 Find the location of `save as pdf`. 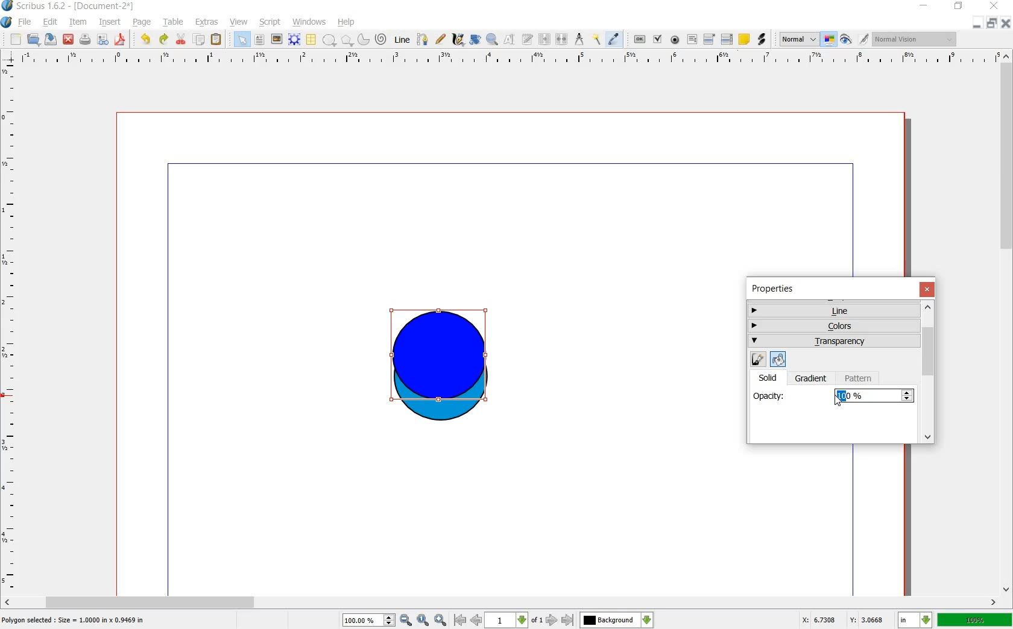

save as pdf is located at coordinates (119, 40).